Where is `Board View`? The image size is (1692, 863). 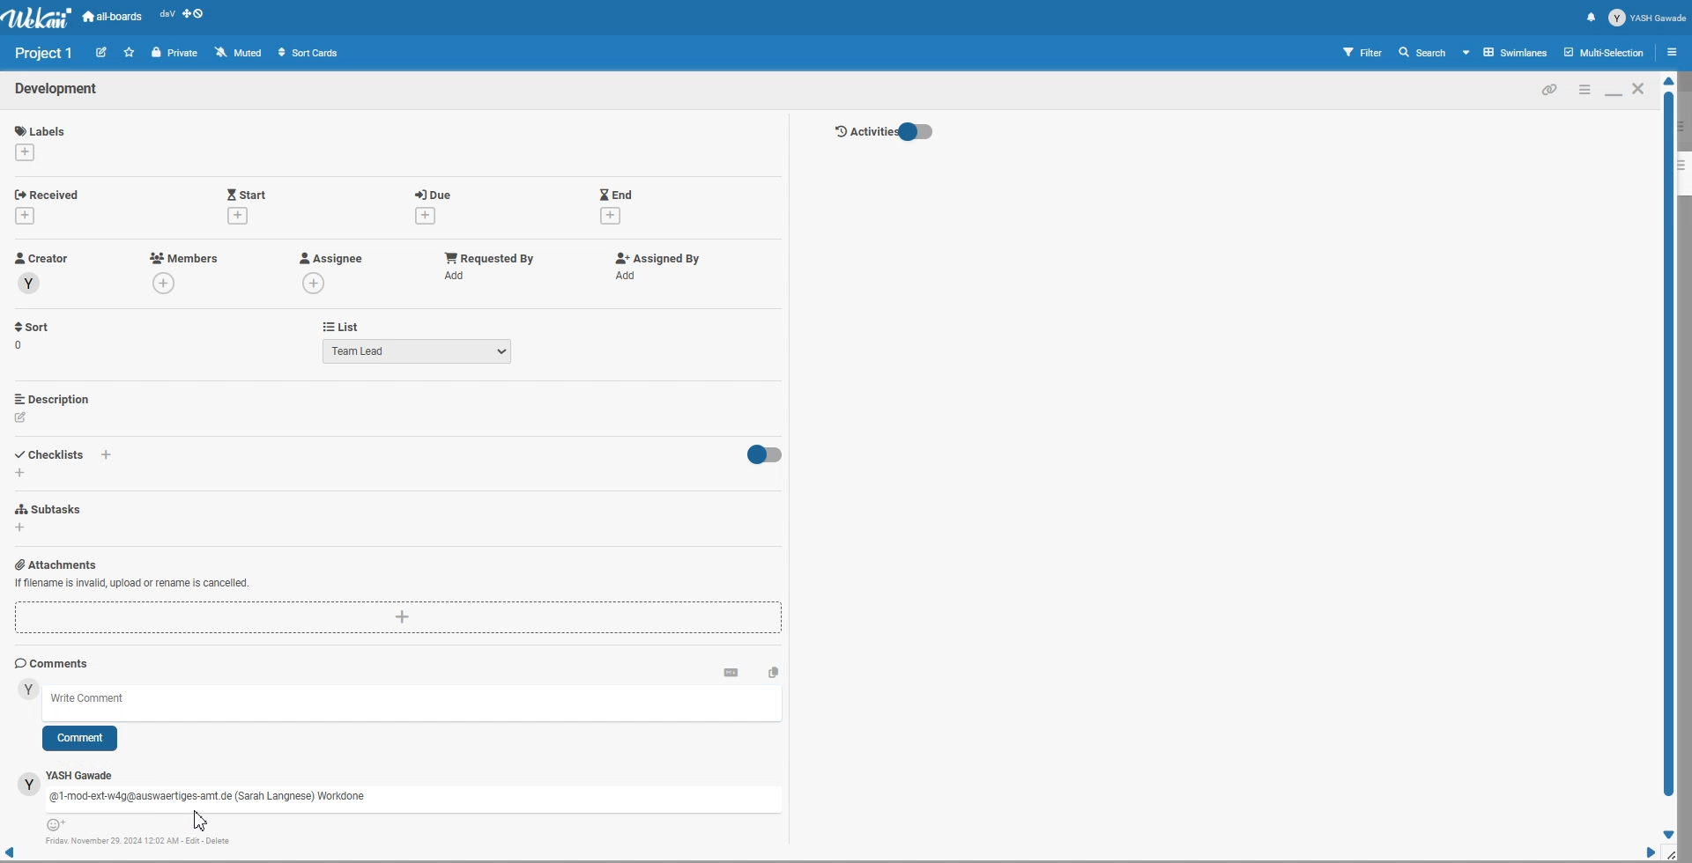 Board View is located at coordinates (1506, 52).